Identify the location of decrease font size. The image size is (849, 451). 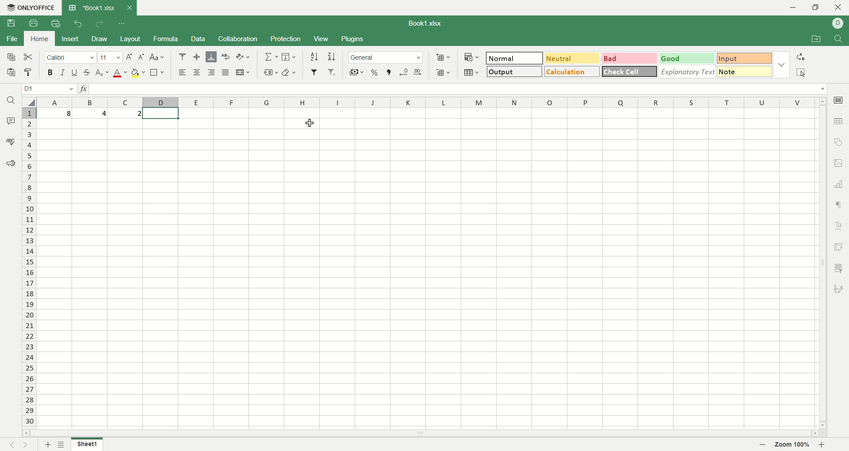
(141, 57).